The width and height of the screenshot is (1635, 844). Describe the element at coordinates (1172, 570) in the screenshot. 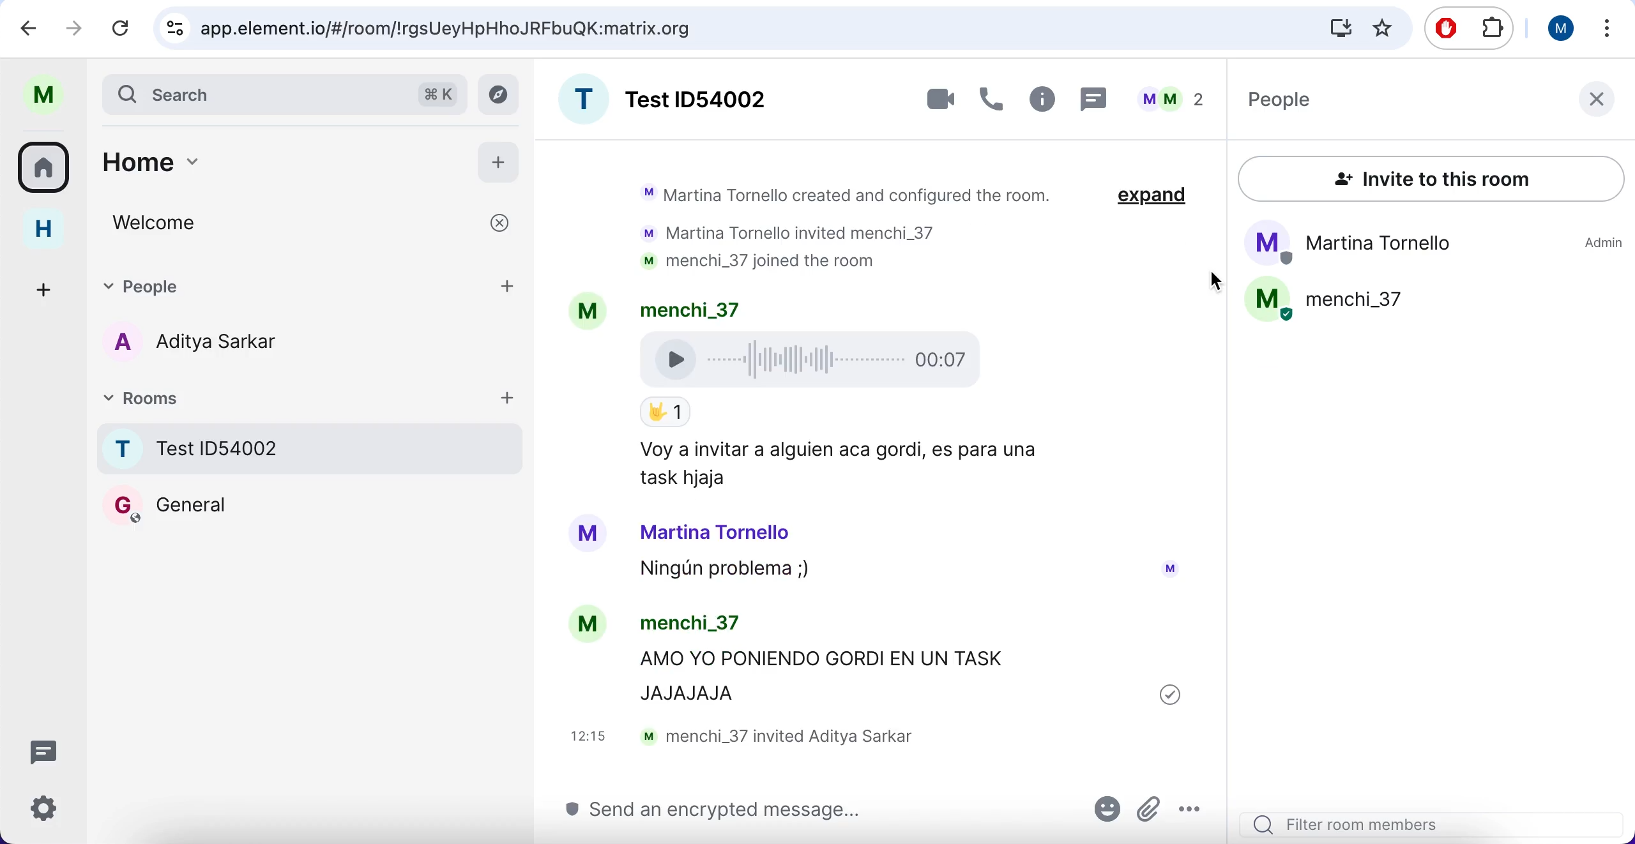

I see `Avatar` at that location.